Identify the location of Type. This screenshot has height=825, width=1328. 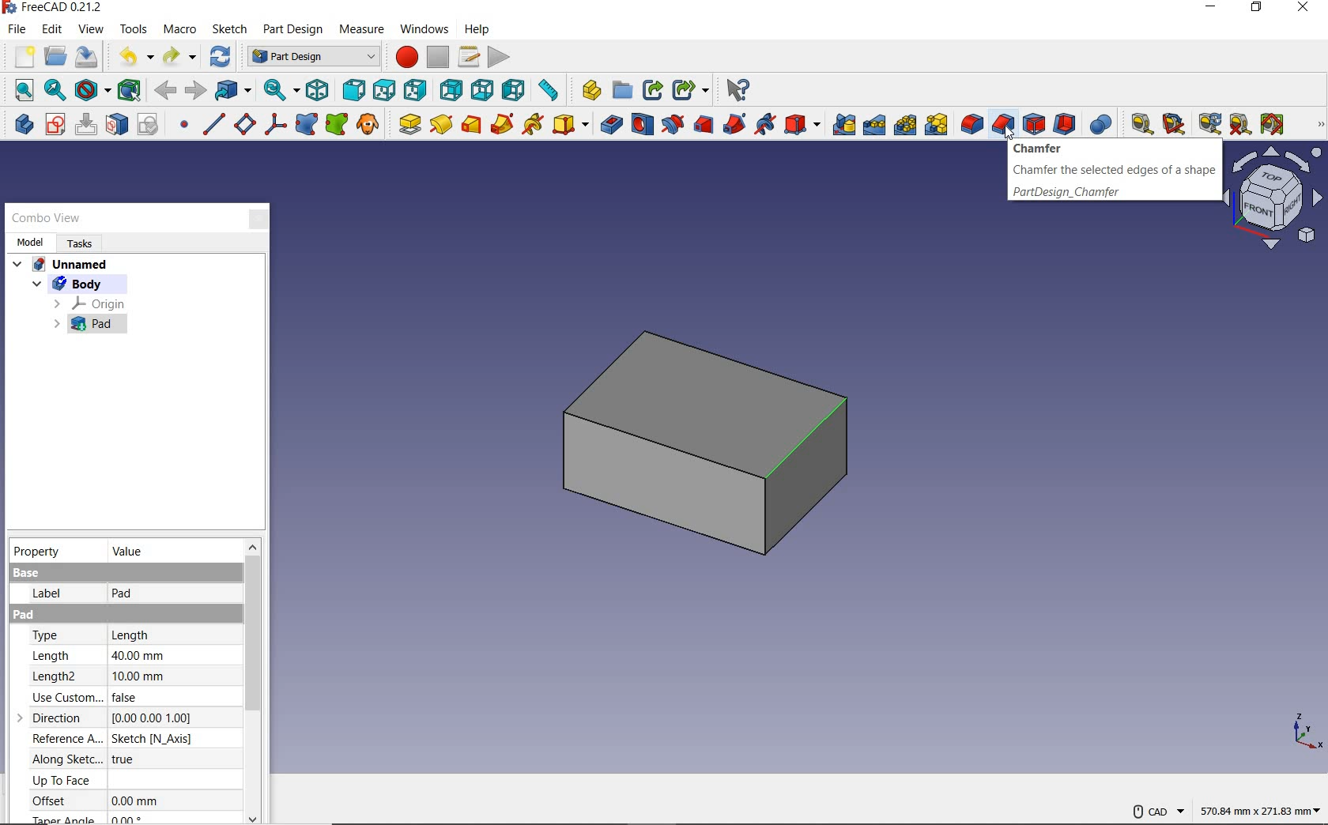
(57, 634).